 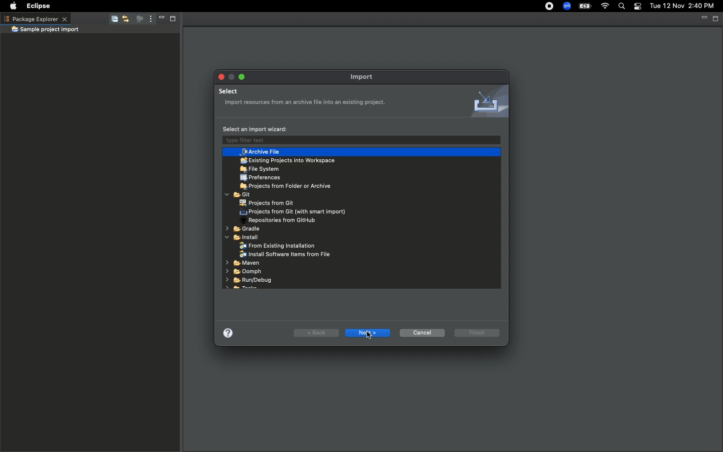 What do you see at coordinates (137, 20) in the screenshot?
I see `Focus on active task` at bounding box center [137, 20].